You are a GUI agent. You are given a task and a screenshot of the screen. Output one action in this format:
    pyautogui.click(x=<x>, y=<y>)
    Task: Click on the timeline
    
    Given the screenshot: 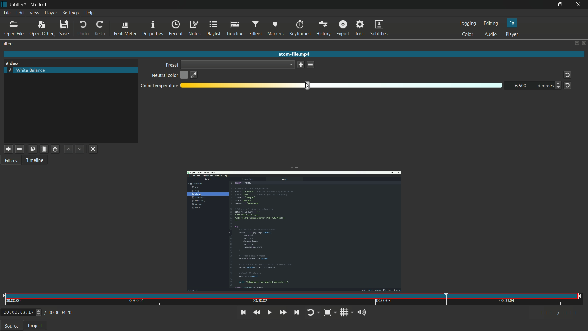 What is the action you would take?
    pyautogui.click(x=234, y=29)
    